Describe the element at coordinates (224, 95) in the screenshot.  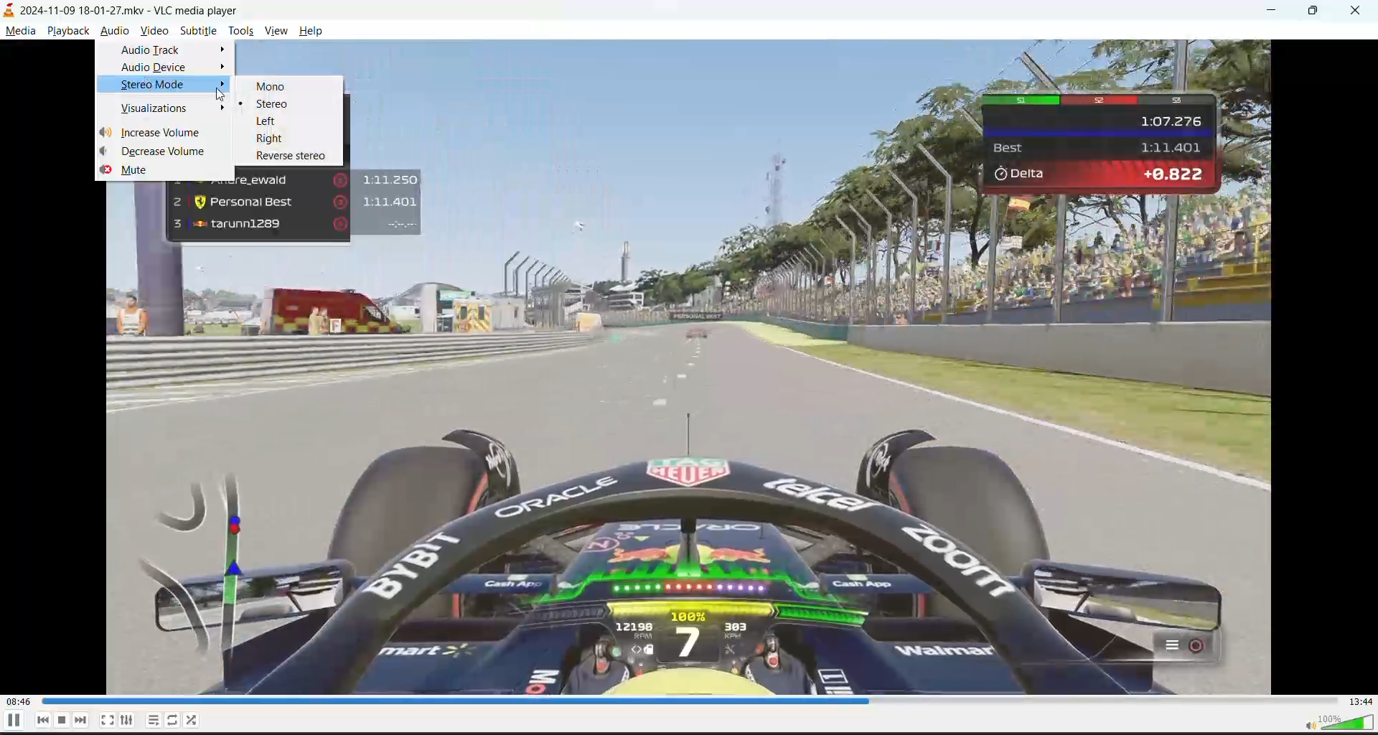
I see `cursor` at that location.